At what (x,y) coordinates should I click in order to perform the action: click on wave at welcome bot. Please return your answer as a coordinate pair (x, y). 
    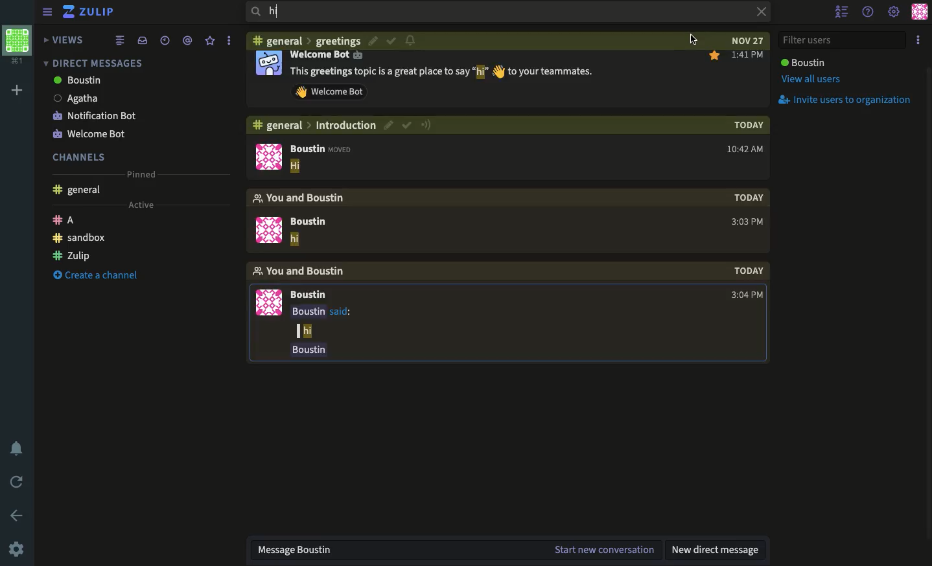
    Looking at the image, I should click on (330, 91).